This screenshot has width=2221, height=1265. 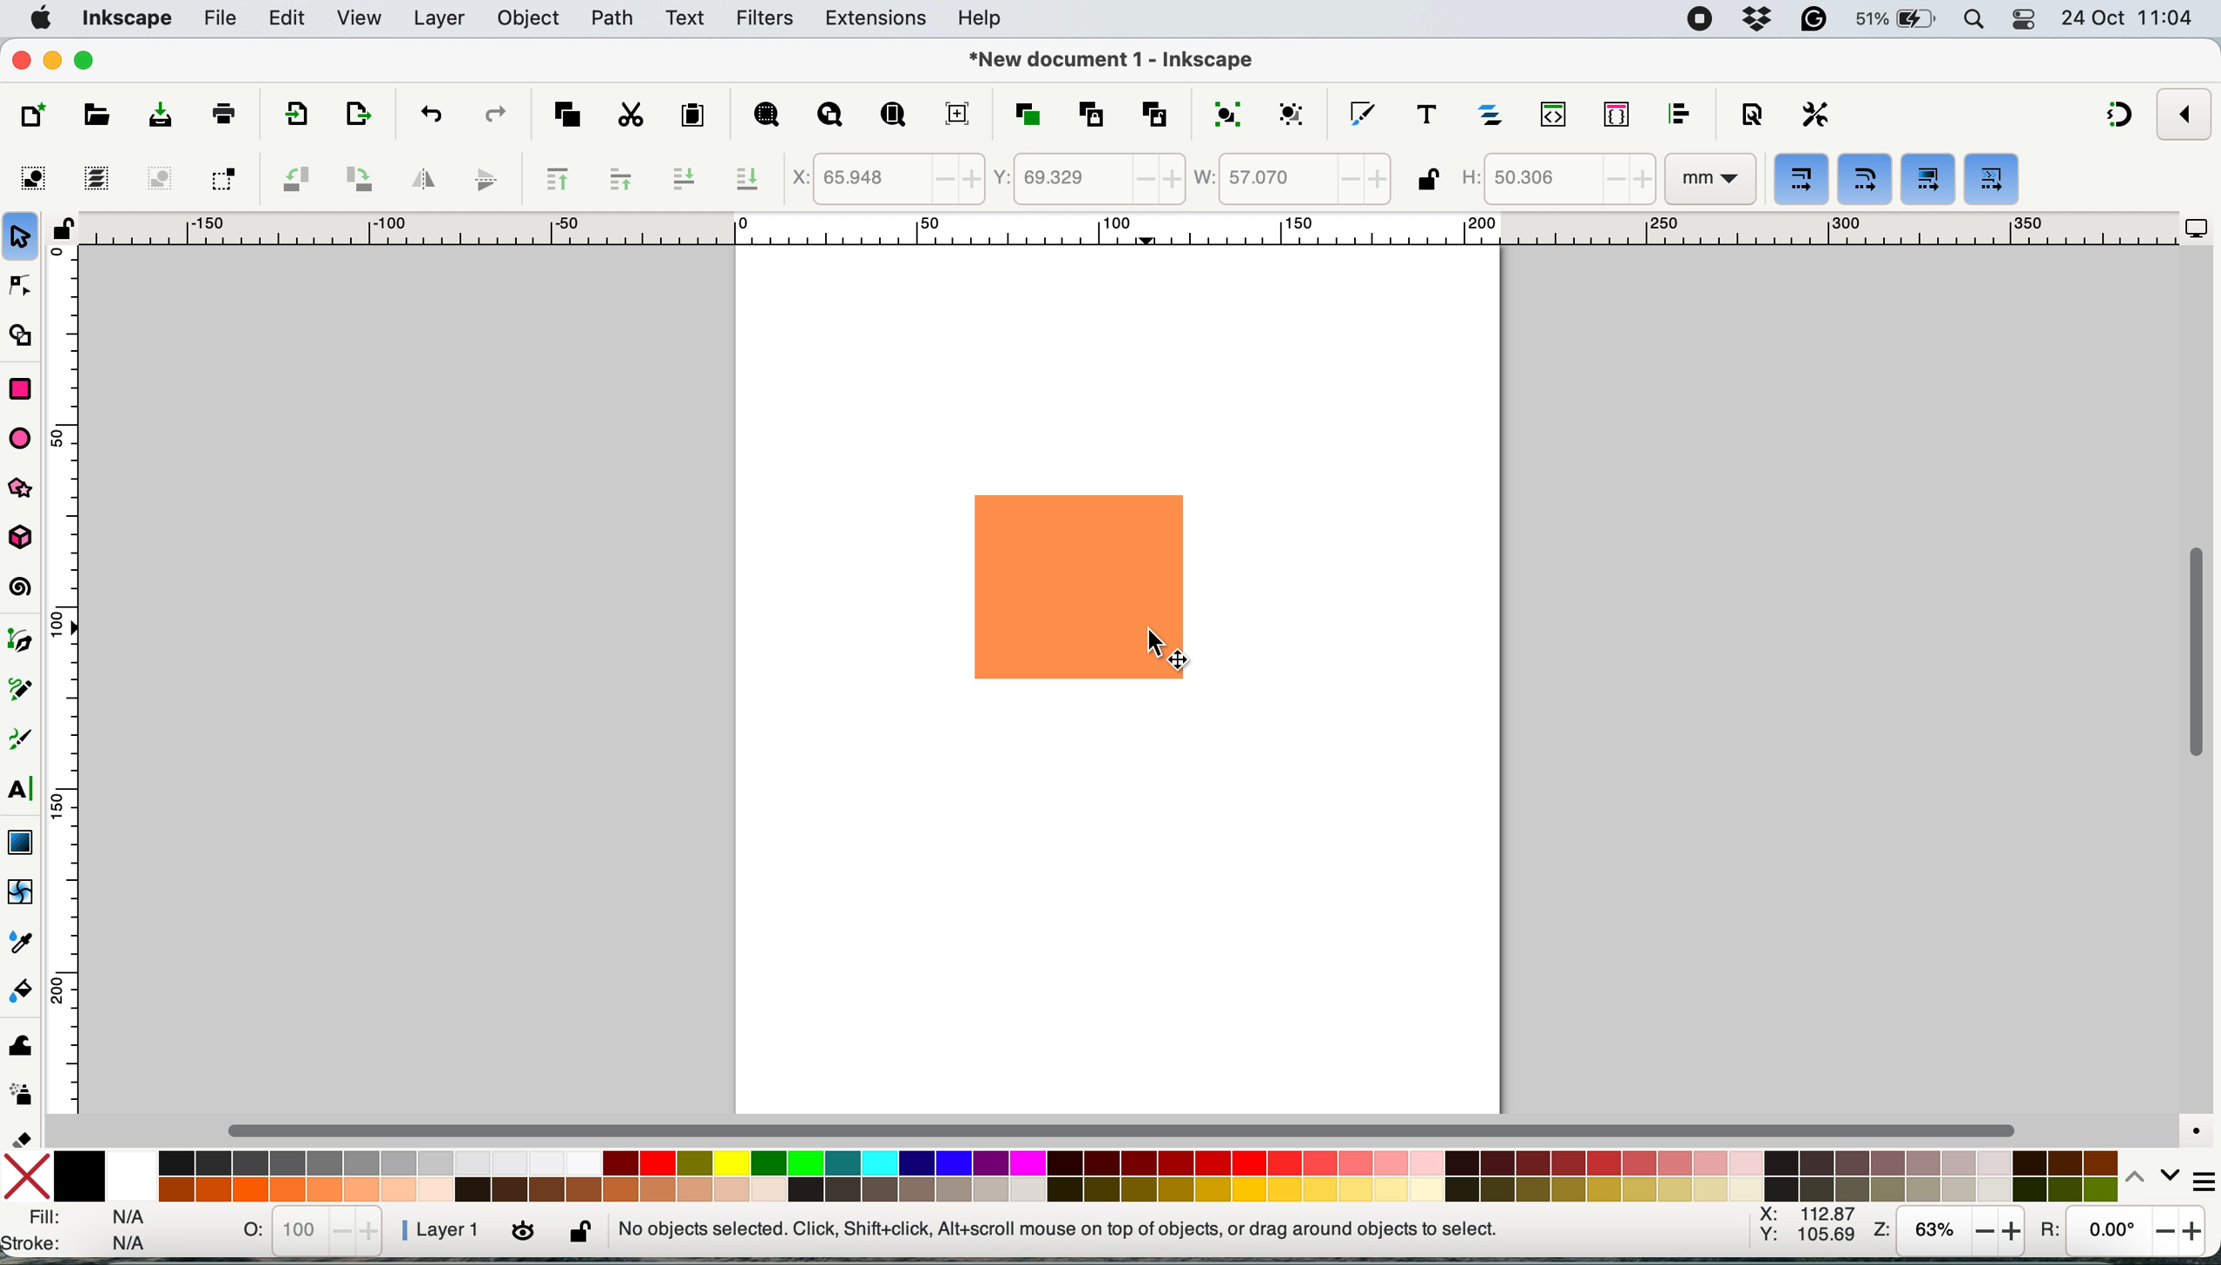 I want to click on paint bucket tool, so click(x=24, y=994).